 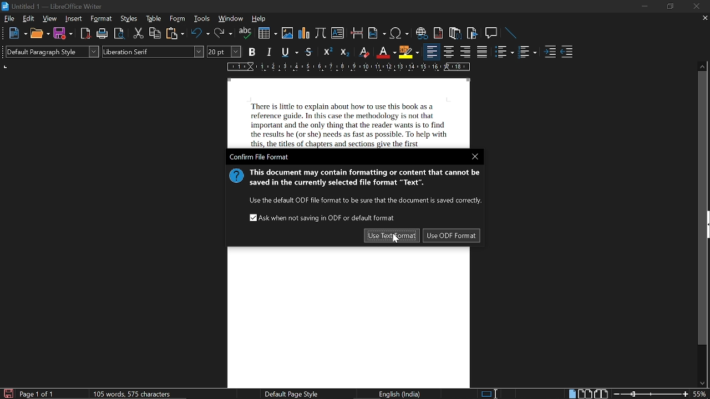 I want to click on use text format, so click(x=392, y=236).